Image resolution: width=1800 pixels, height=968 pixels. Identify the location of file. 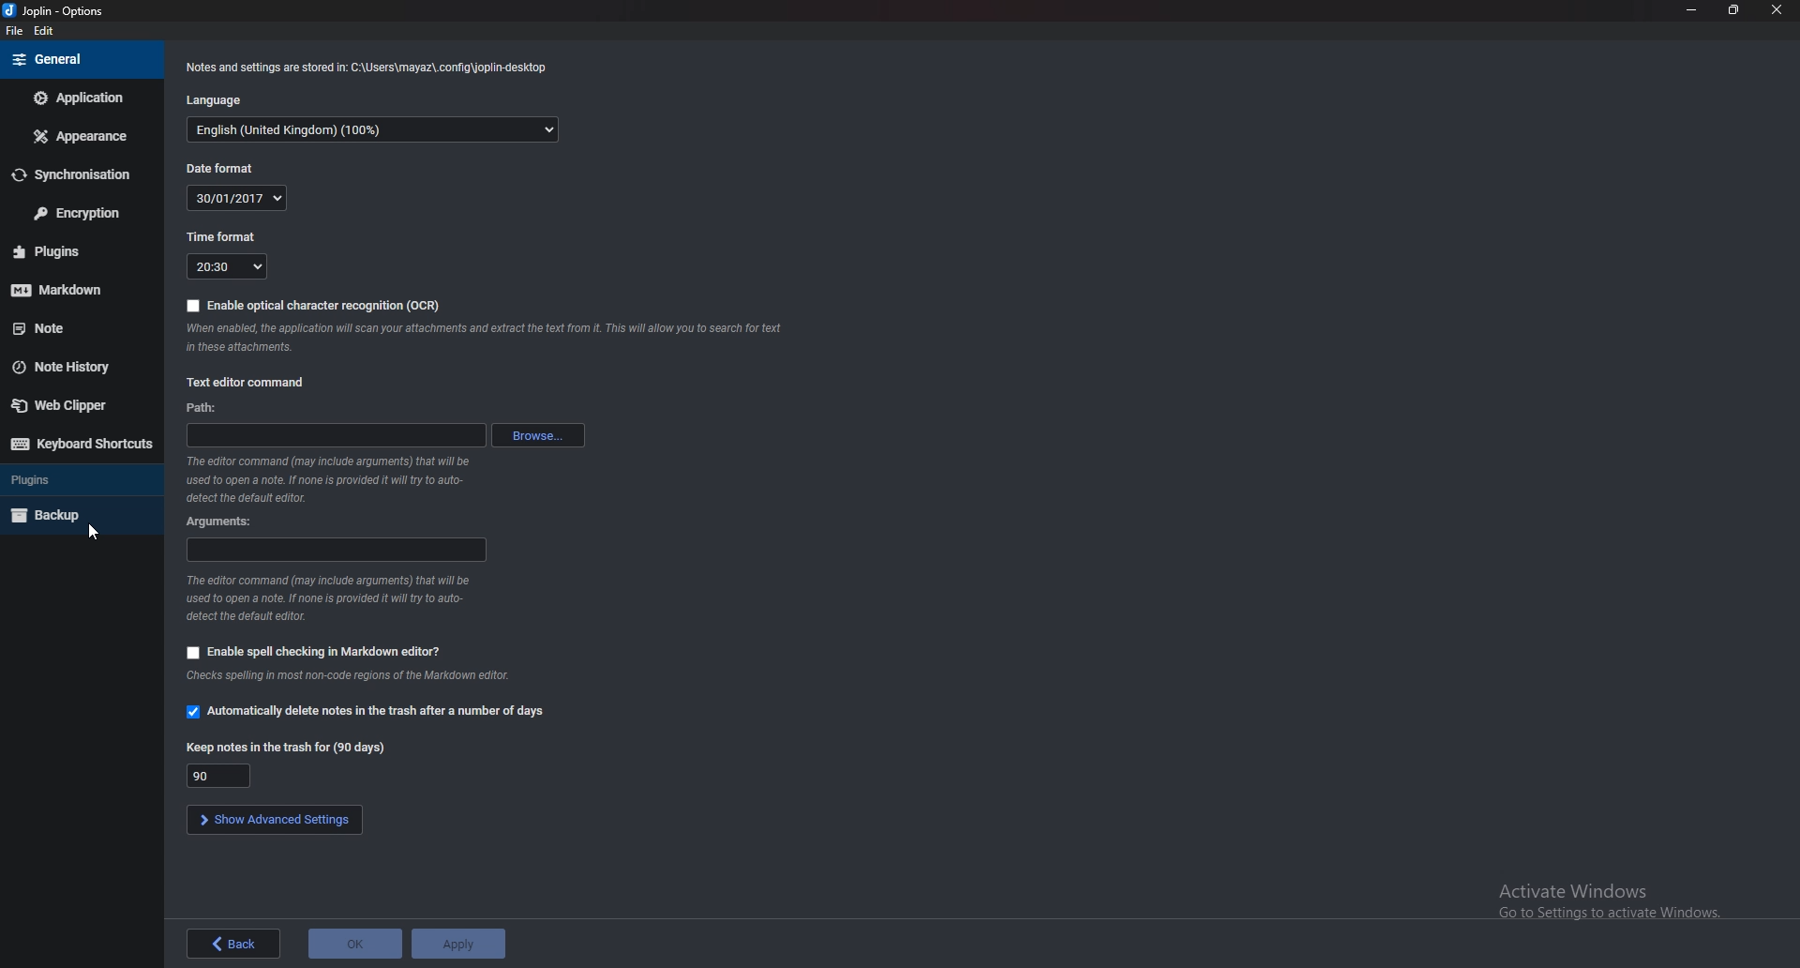
(14, 31).